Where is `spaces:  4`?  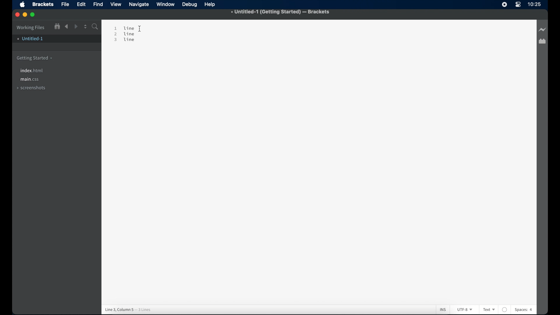 spaces:  4 is located at coordinates (533, 310).